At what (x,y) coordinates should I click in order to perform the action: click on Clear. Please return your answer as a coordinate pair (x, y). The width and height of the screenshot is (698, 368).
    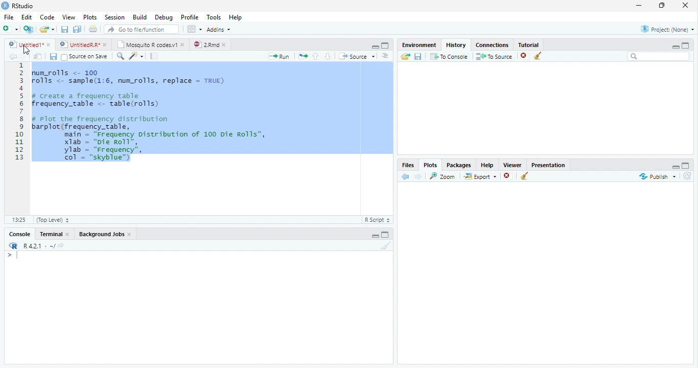
    Looking at the image, I should click on (524, 176).